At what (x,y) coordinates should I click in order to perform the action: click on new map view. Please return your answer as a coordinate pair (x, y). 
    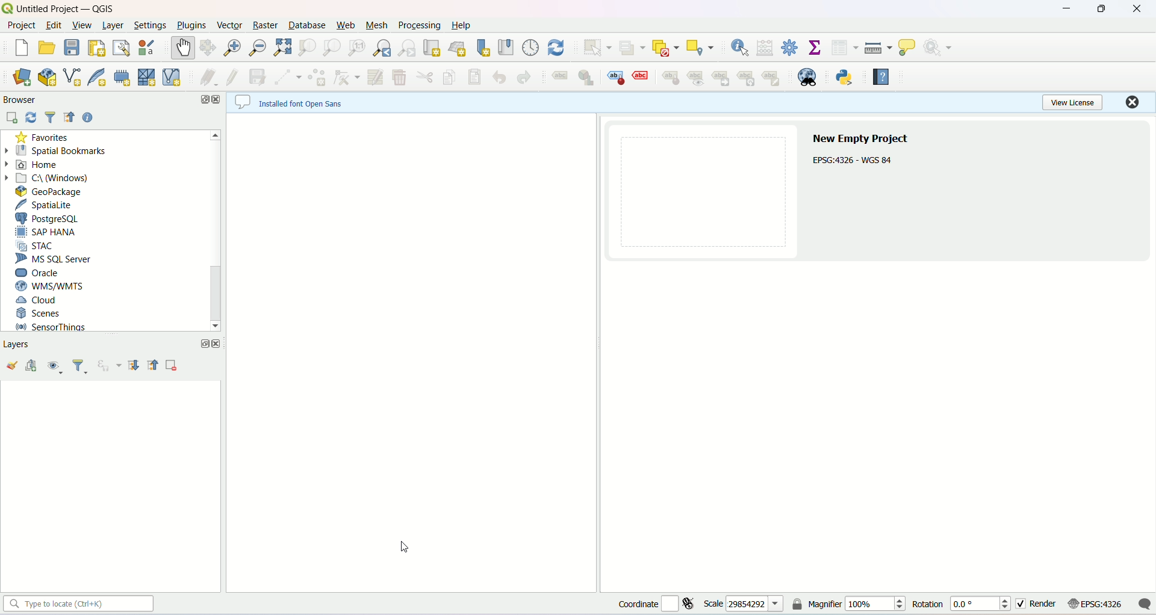
    Looking at the image, I should click on (434, 48).